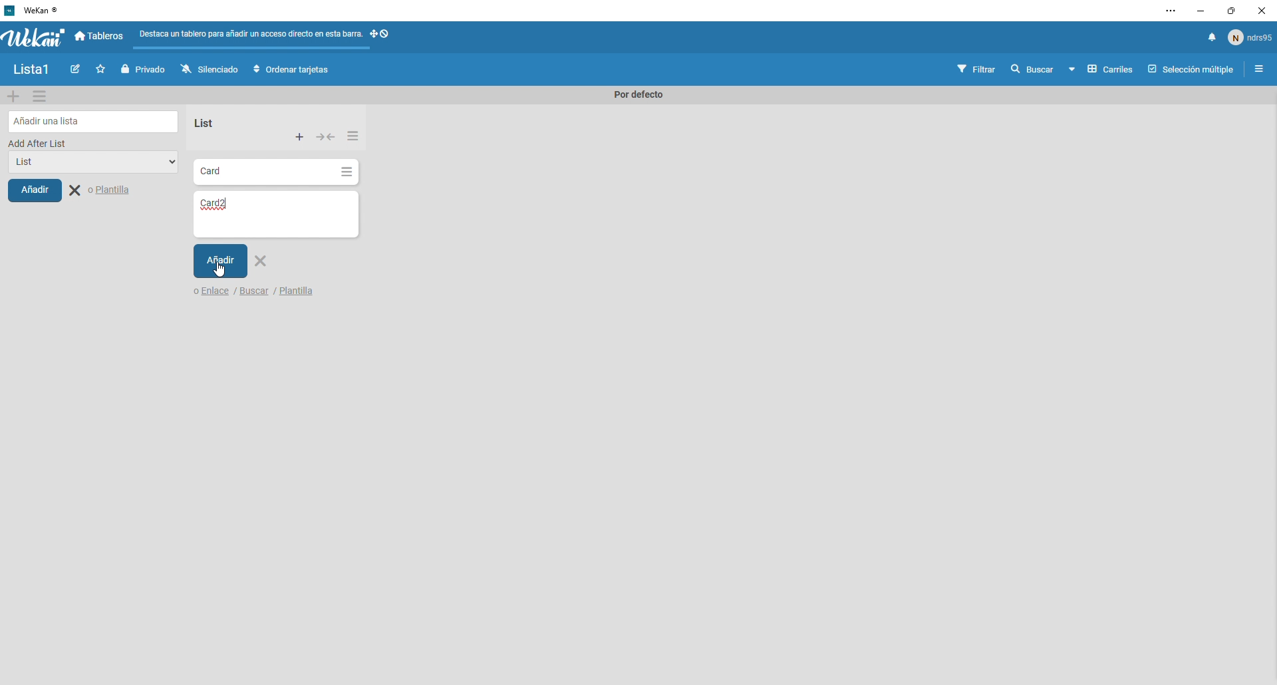 The width and height of the screenshot is (1277, 685). What do you see at coordinates (1031, 69) in the screenshot?
I see `Find` at bounding box center [1031, 69].